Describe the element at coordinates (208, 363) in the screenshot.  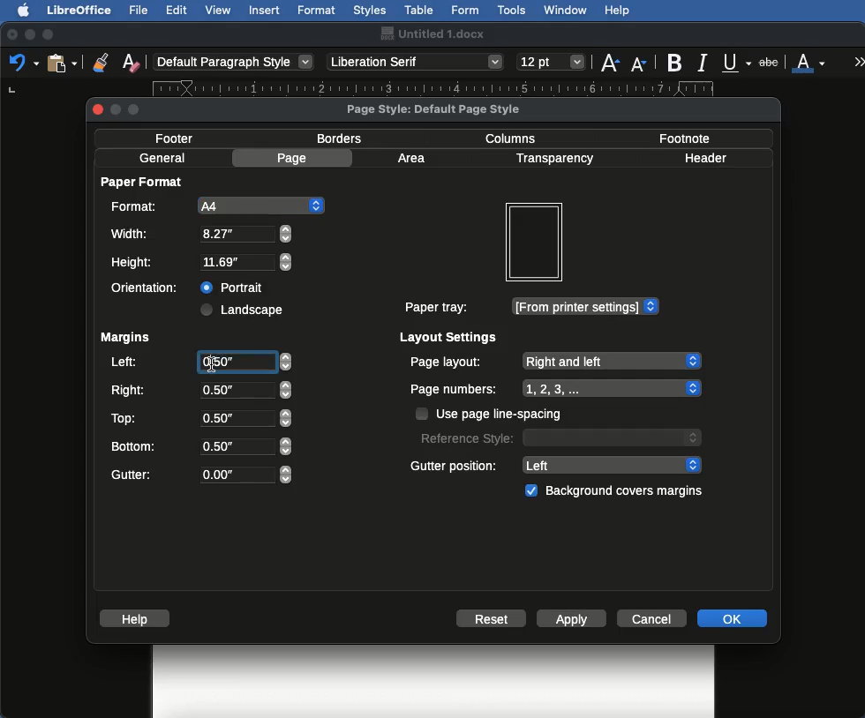
I see `` at that location.